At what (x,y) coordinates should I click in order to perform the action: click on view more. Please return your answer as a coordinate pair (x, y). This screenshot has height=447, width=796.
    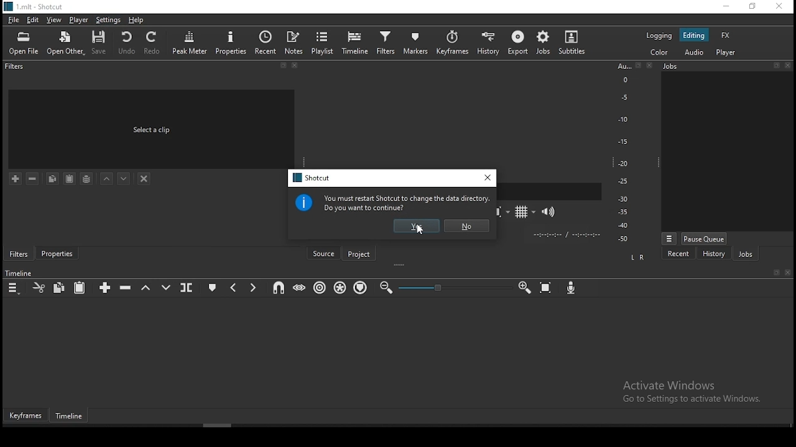
    Looking at the image, I should click on (669, 238).